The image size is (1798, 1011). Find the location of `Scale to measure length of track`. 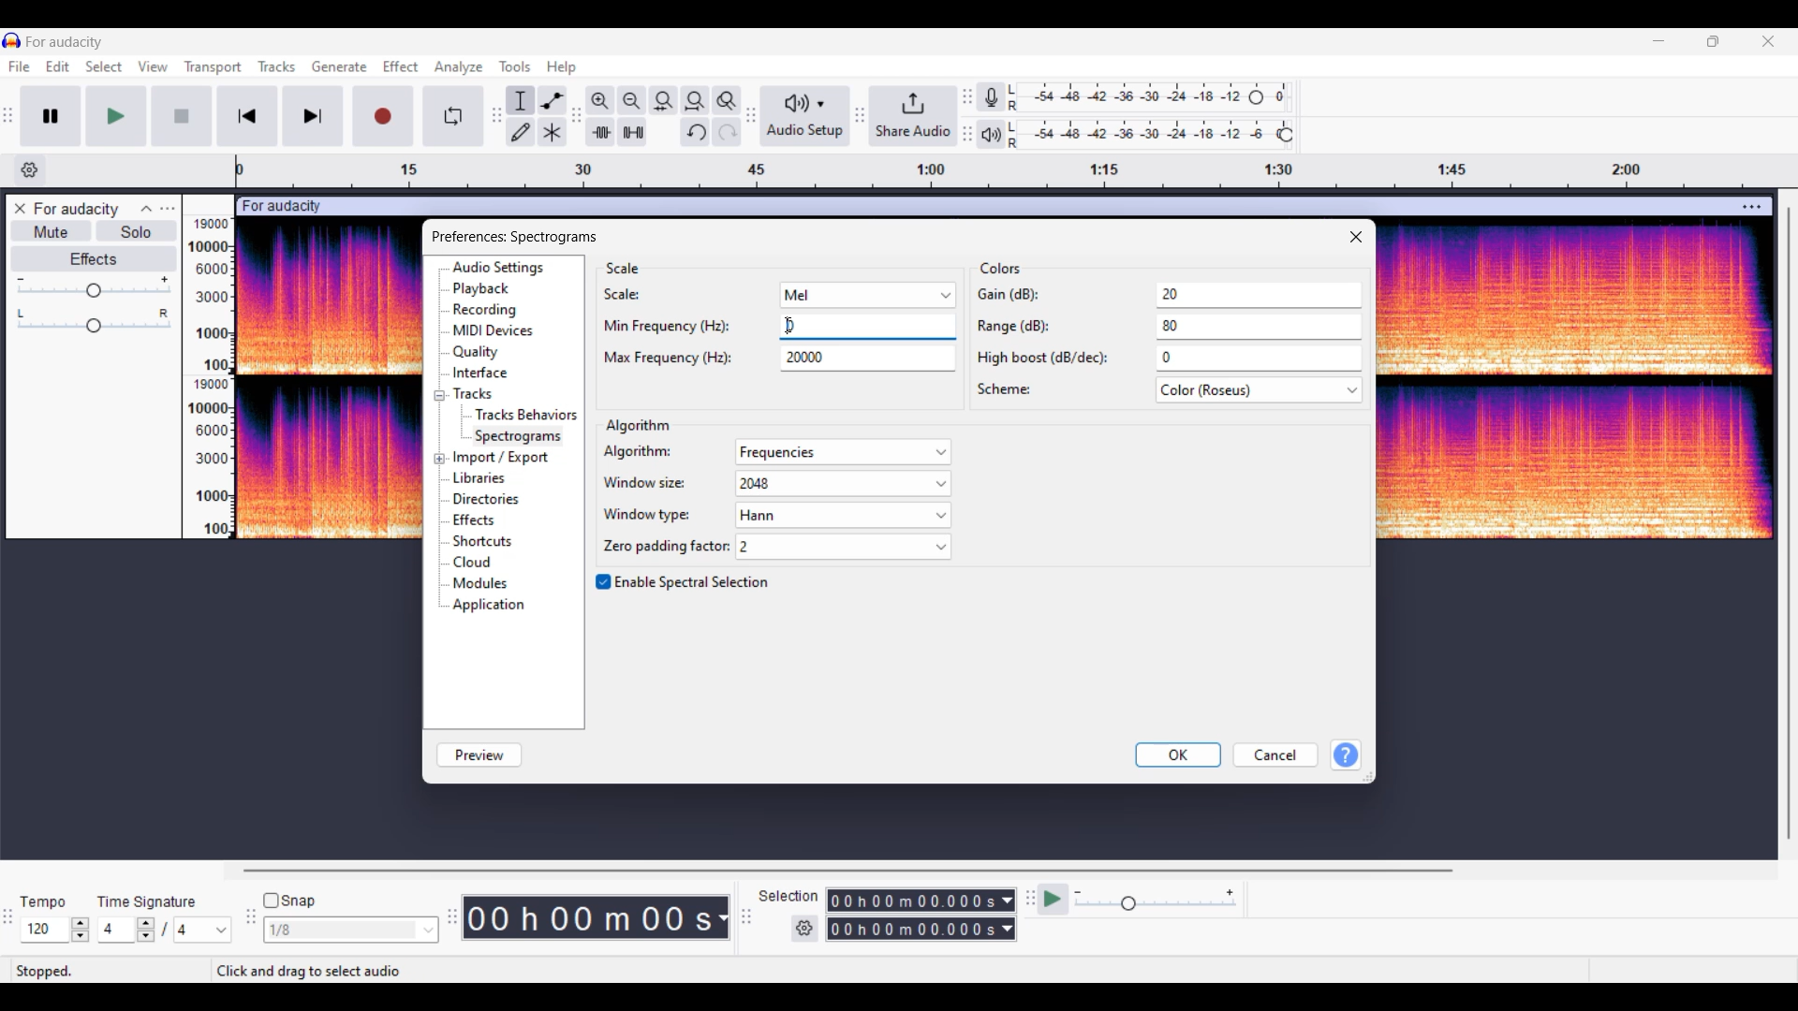

Scale to measure length of track is located at coordinates (1008, 171).